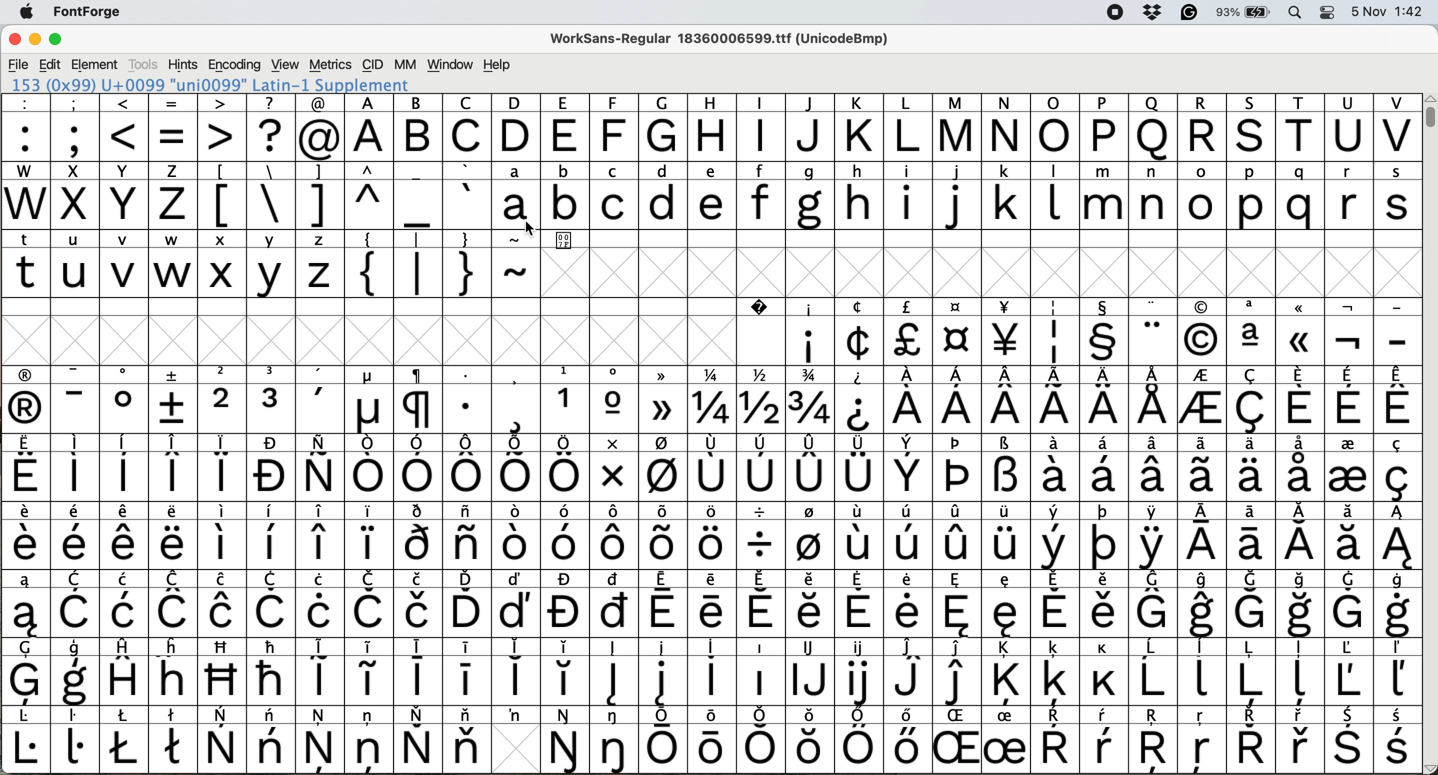 This screenshot has width=1438, height=775. What do you see at coordinates (809, 602) in the screenshot?
I see `symbol` at bounding box center [809, 602].